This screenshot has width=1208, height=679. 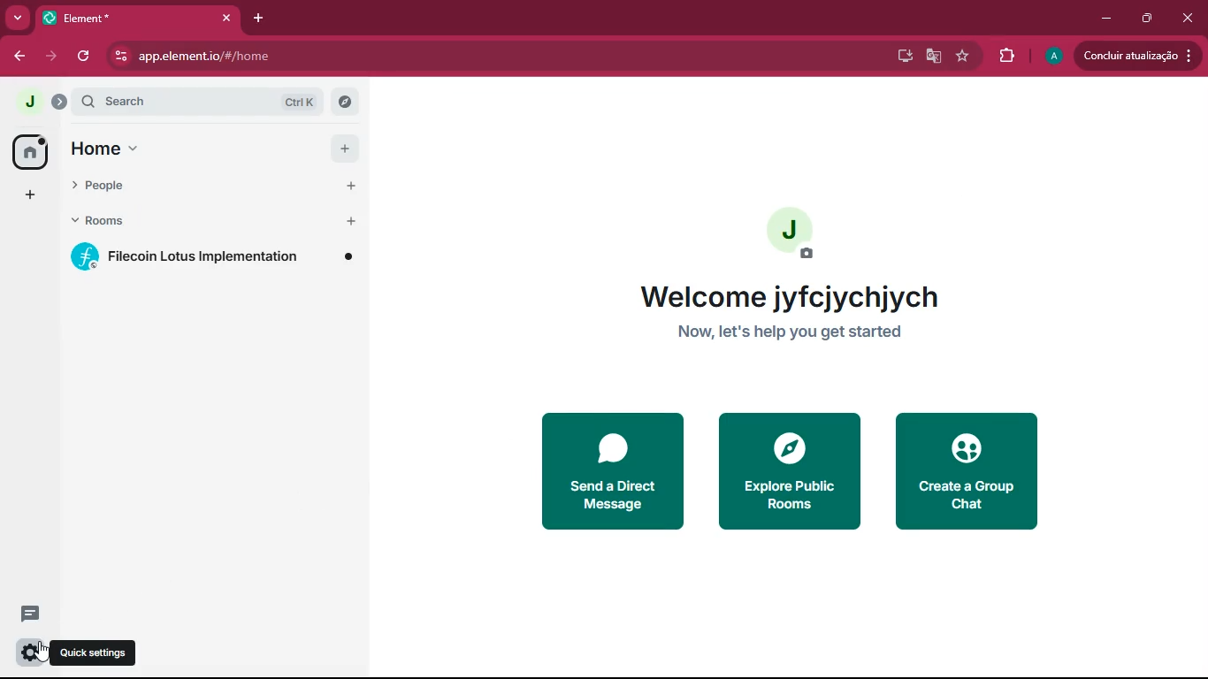 What do you see at coordinates (41, 654) in the screenshot?
I see `cursor` at bounding box center [41, 654].